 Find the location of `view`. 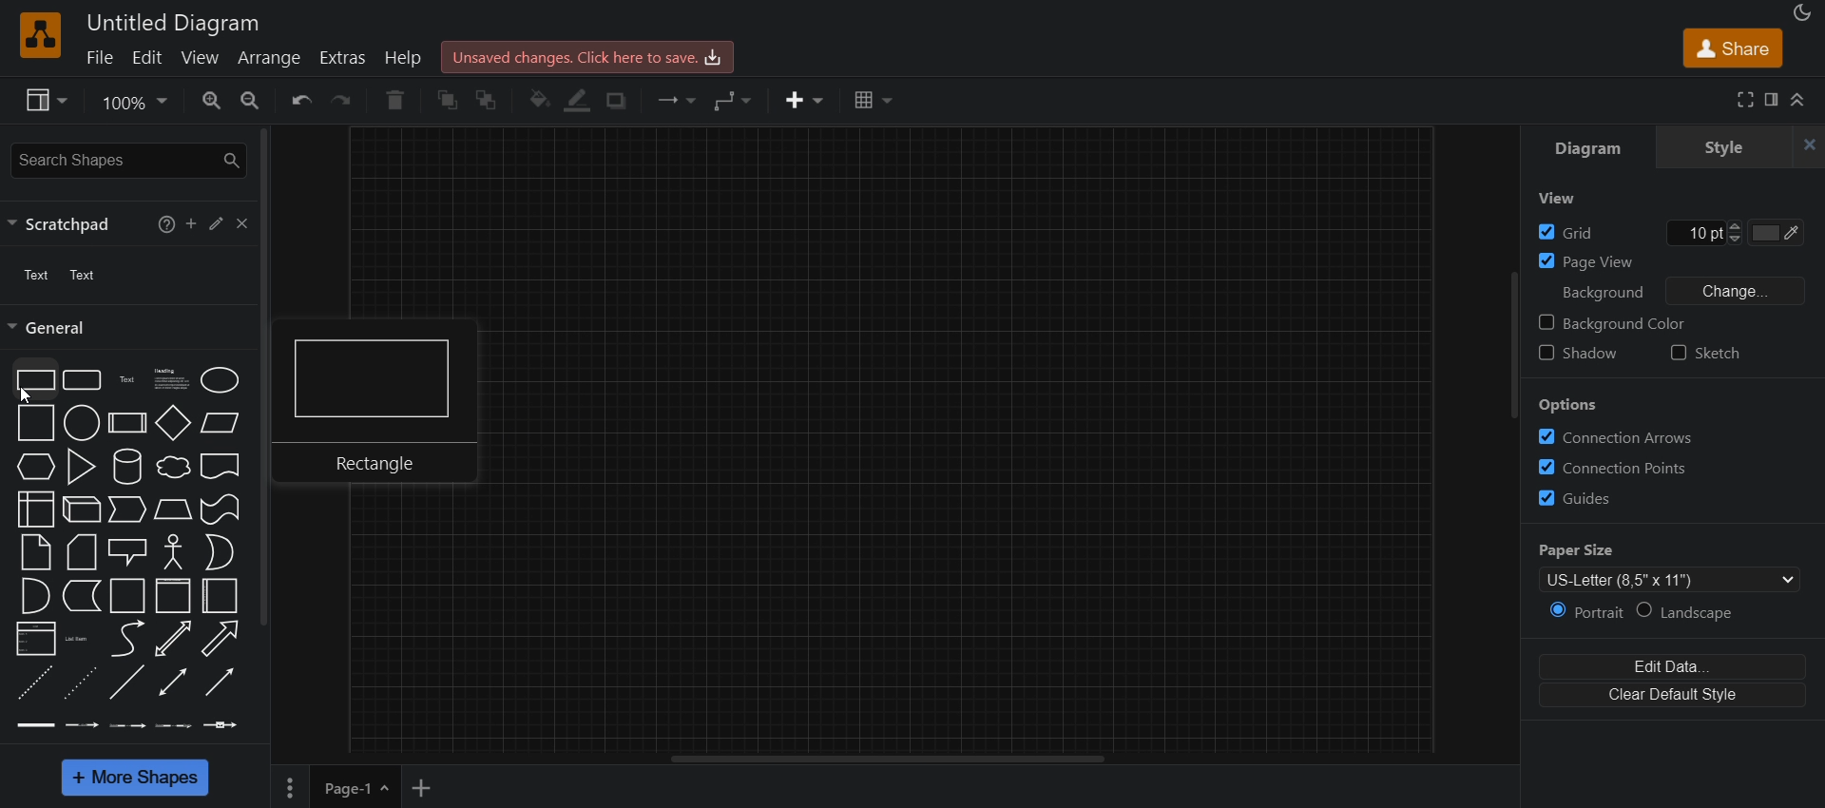

view is located at coordinates (1563, 197).